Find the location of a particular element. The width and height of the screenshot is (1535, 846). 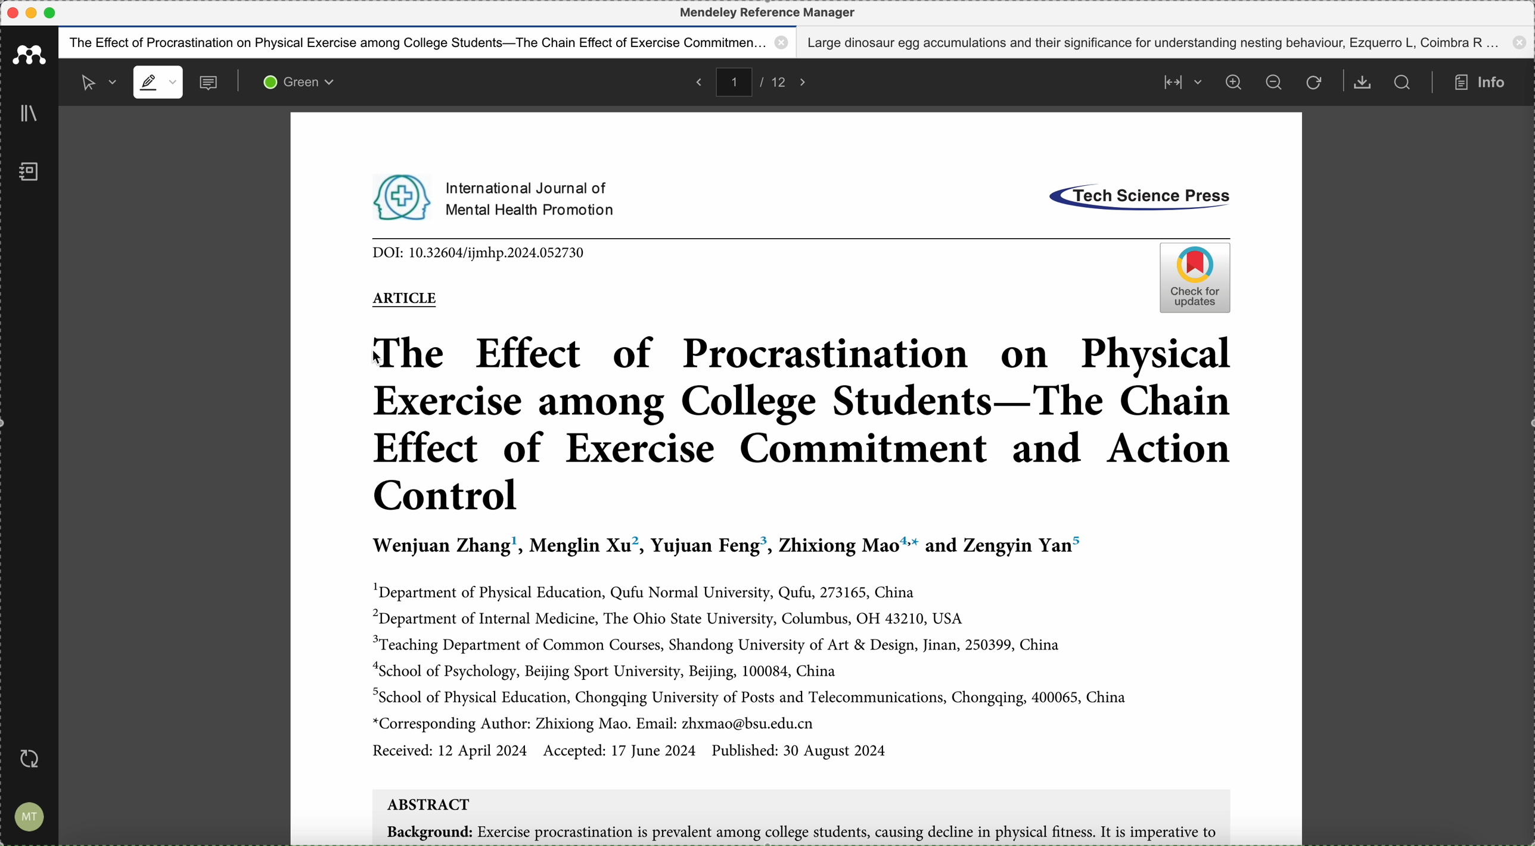

minimize is located at coordinates (34, 13).